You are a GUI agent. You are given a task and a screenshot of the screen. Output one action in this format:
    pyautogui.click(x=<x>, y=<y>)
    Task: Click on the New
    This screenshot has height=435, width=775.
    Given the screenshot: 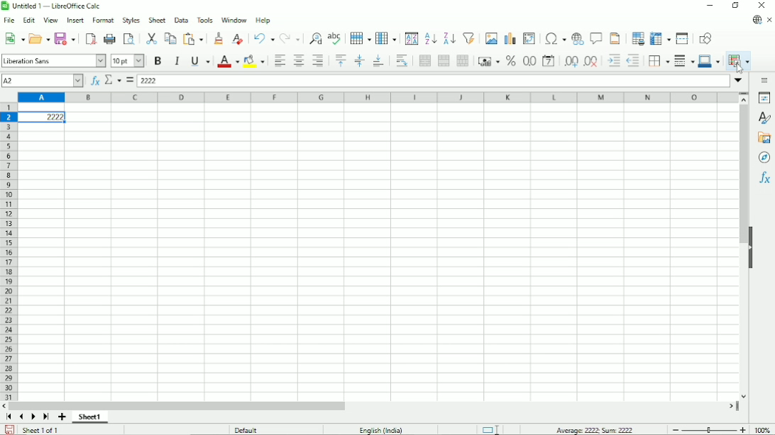 What is the action you would take?
    pyautogui.click(x=13, y=38)
    